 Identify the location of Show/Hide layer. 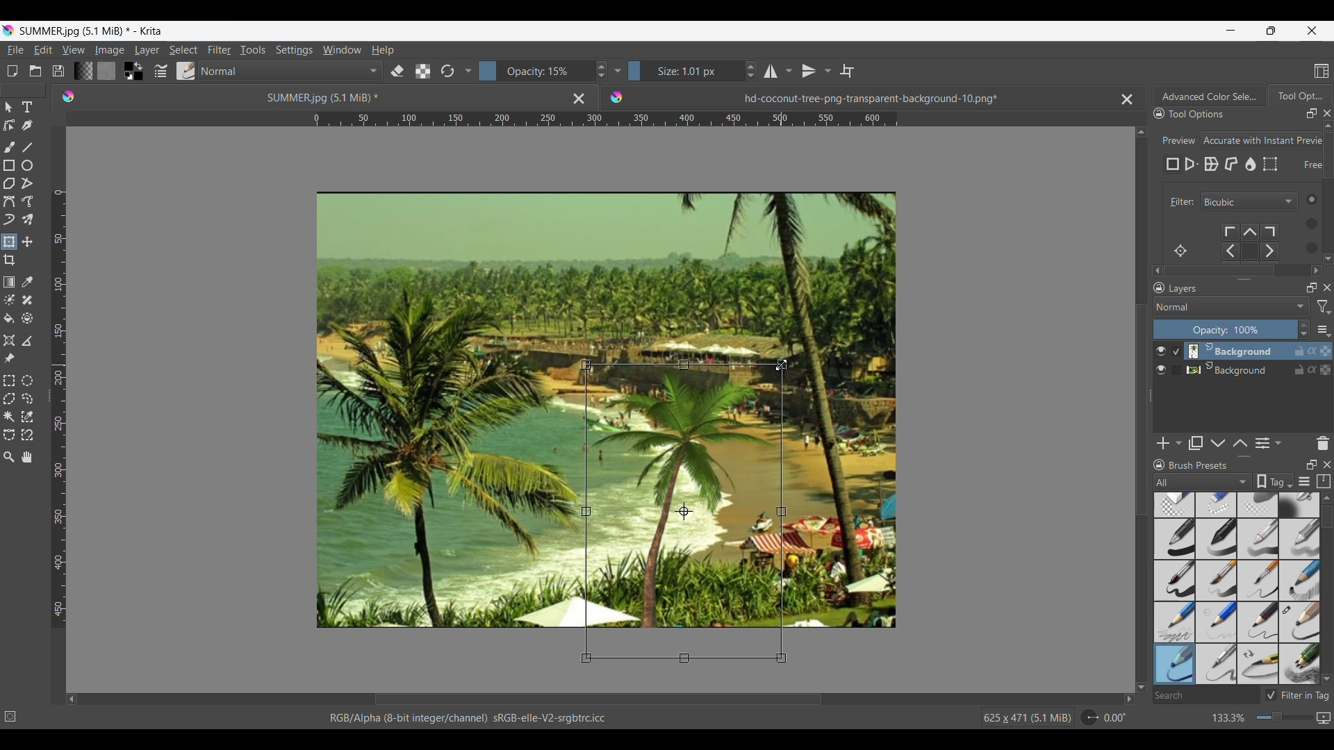
(1162, 370).